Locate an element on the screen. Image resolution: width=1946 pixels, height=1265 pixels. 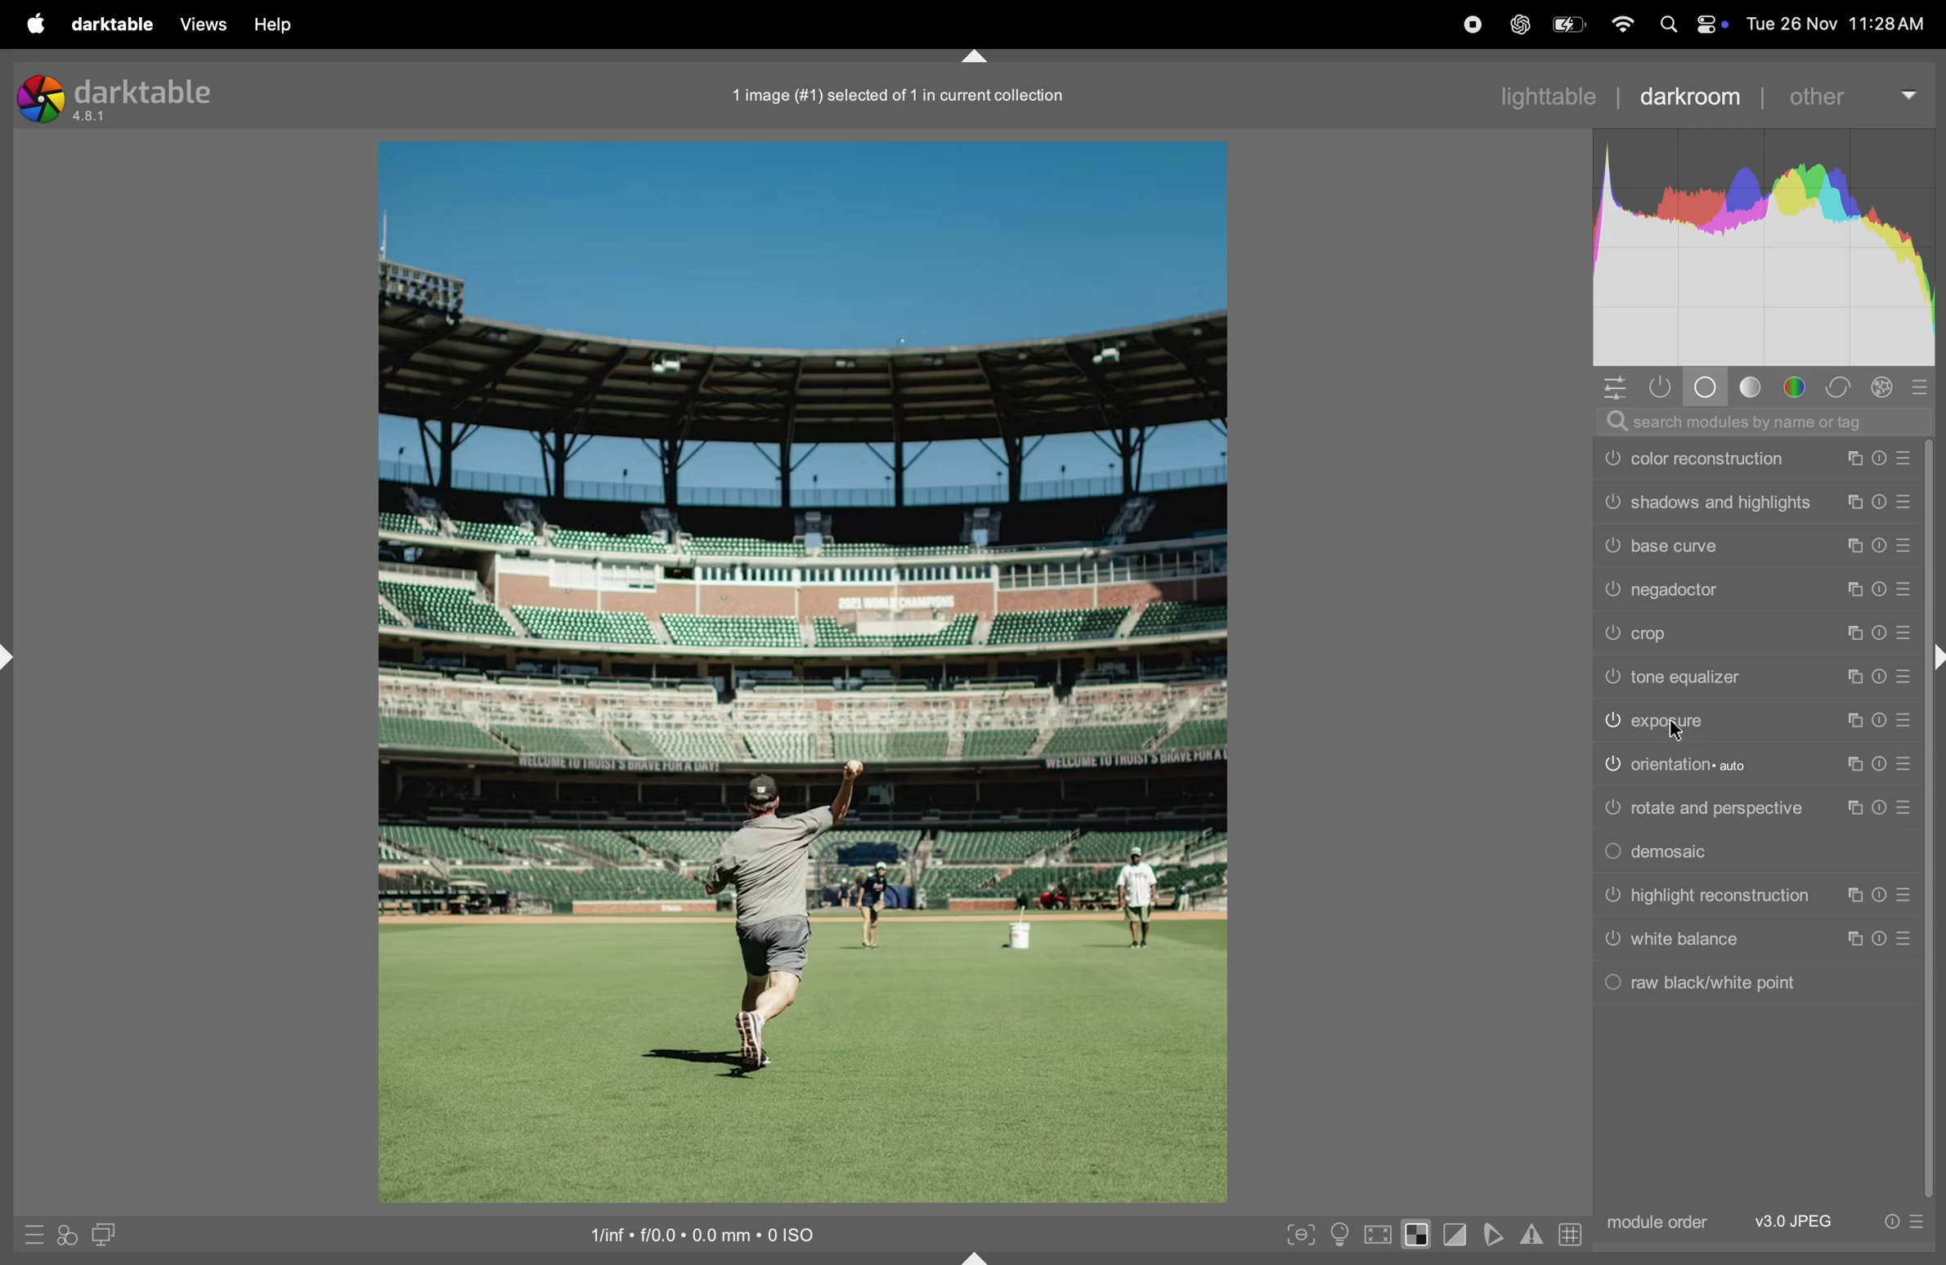
copy is located at coordinates (1855, 457).